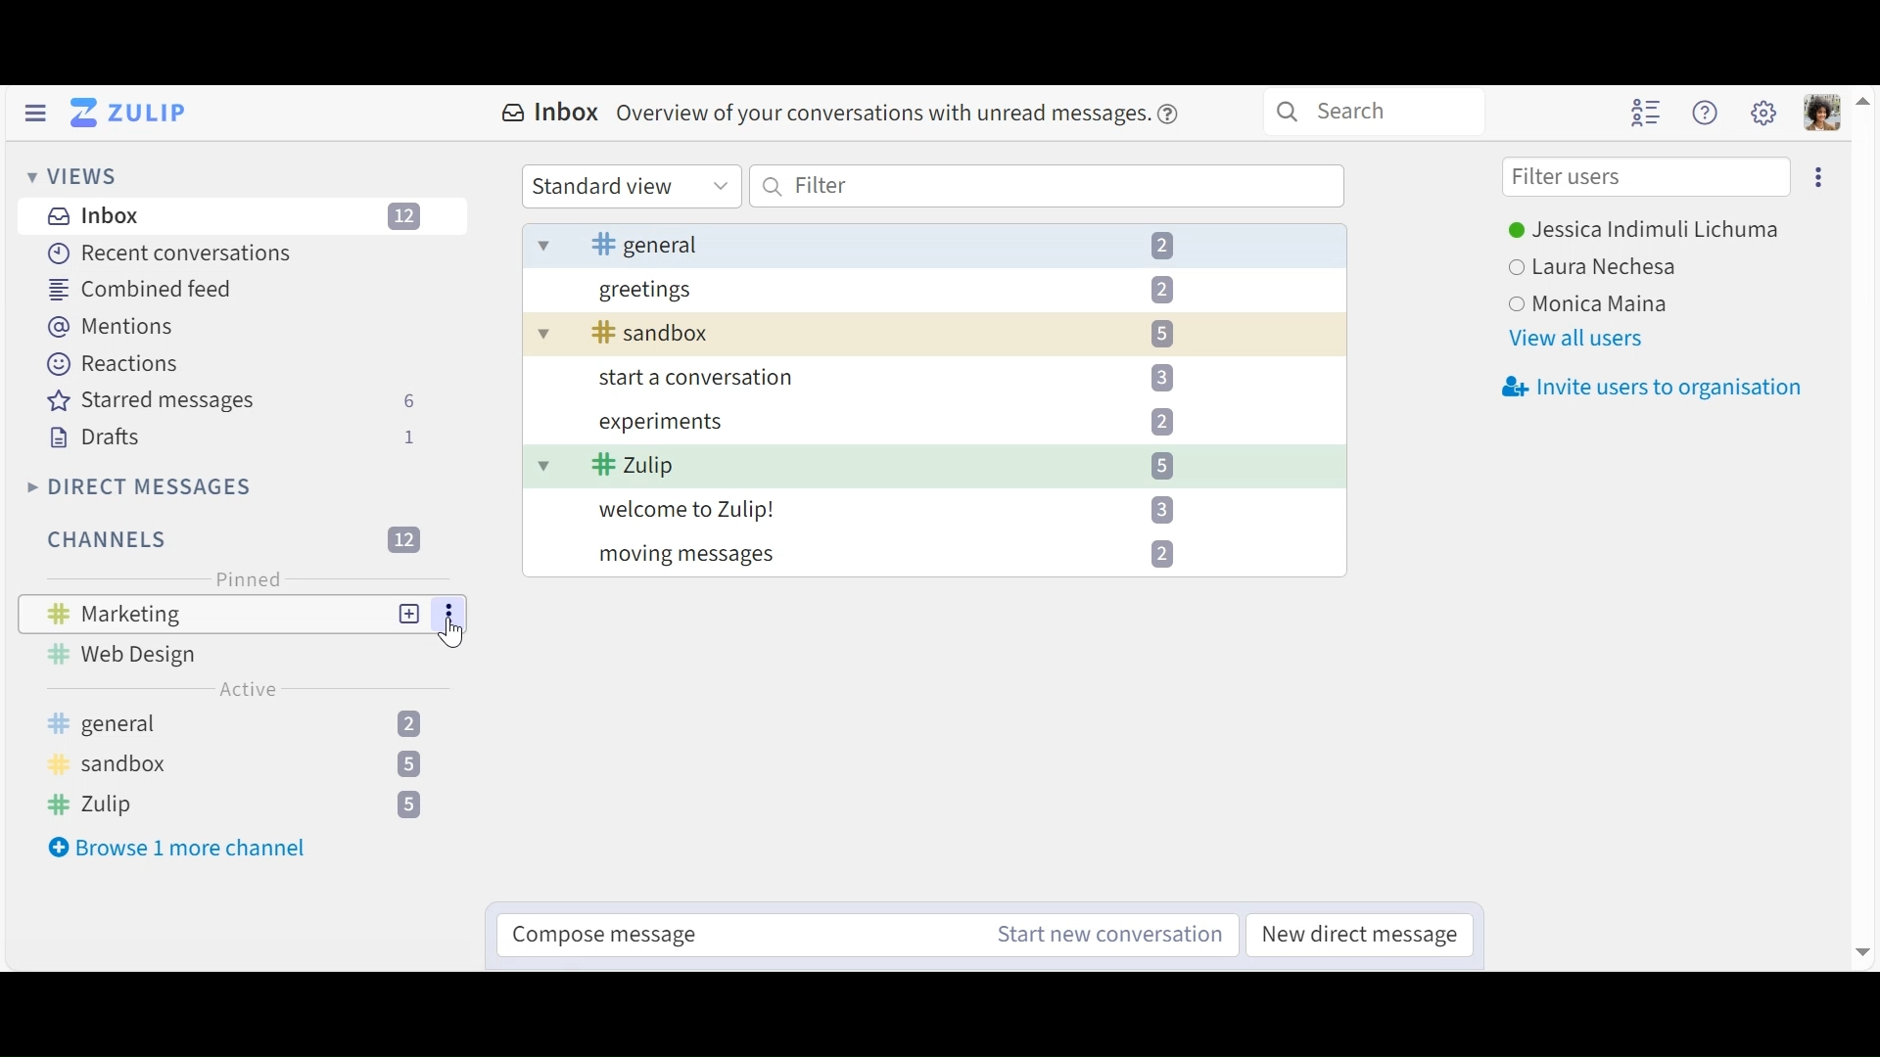 The height and width of the screenshot is (1057, 1880). What do you see at coordinates (124, 613) in the screenshot?
I see `Marketing` at bounding box center [124, 613].